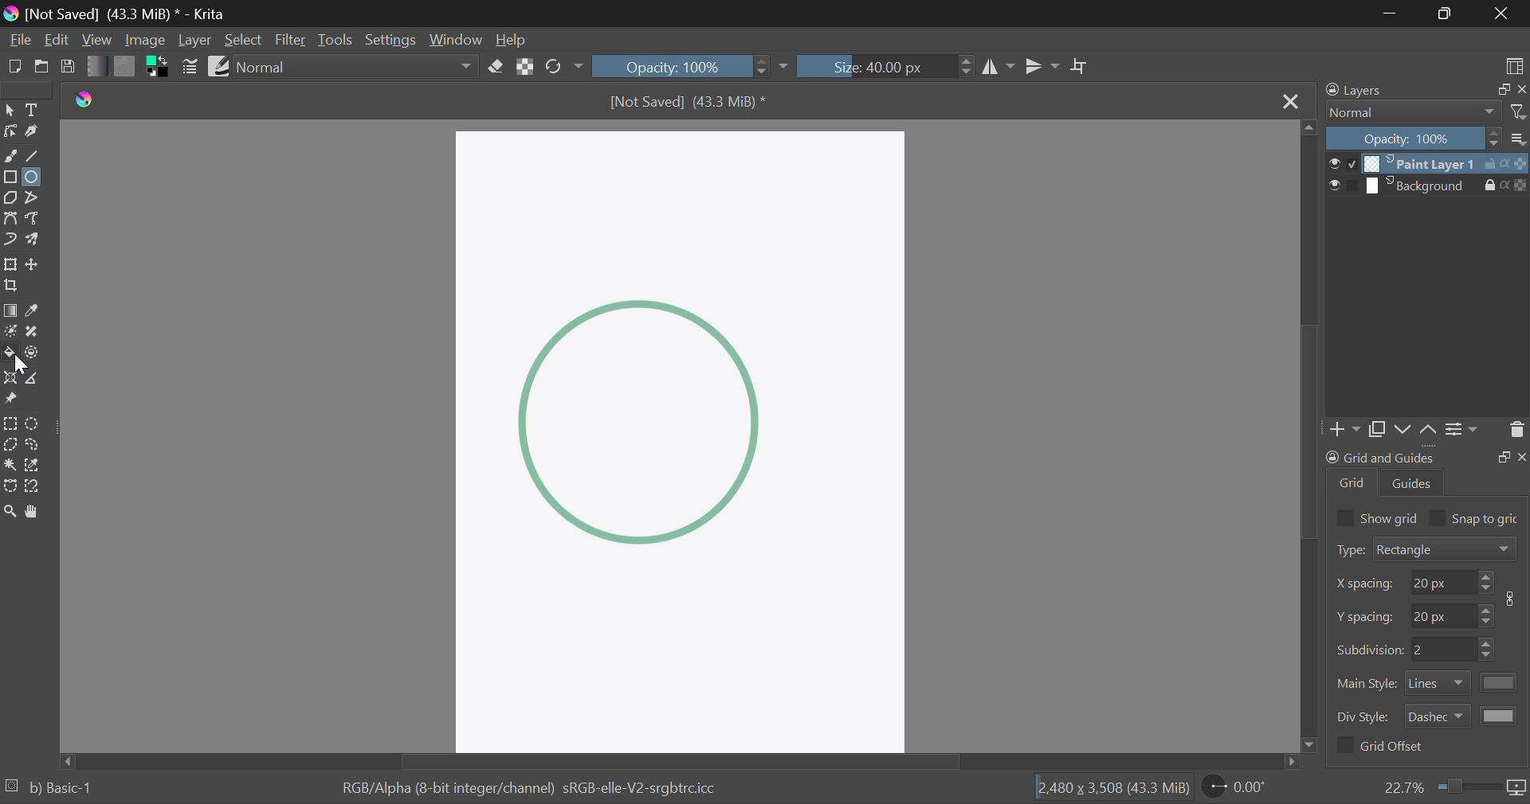 The image size is (1530, 804). Describe the element at coordinates (33, 447) in the screenshot. I see `Freehand Selection` at that location.